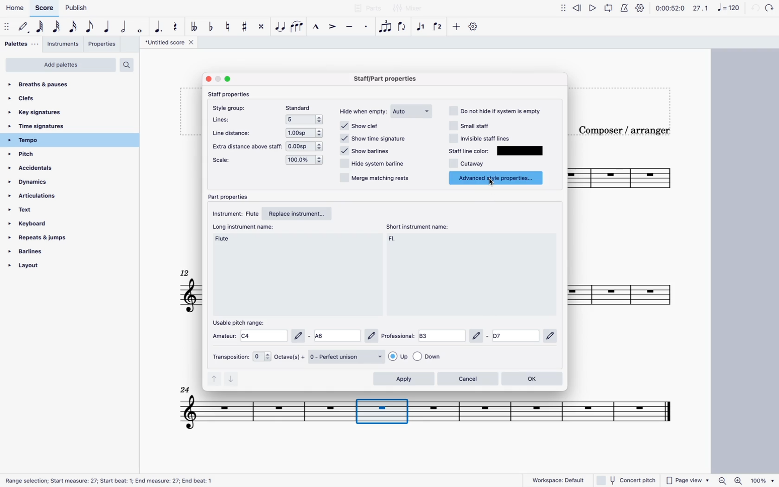 The image size is (779, 487). Describe the element at coordinates (609, 7) in the screenshot. I see `loop playback` at that location.